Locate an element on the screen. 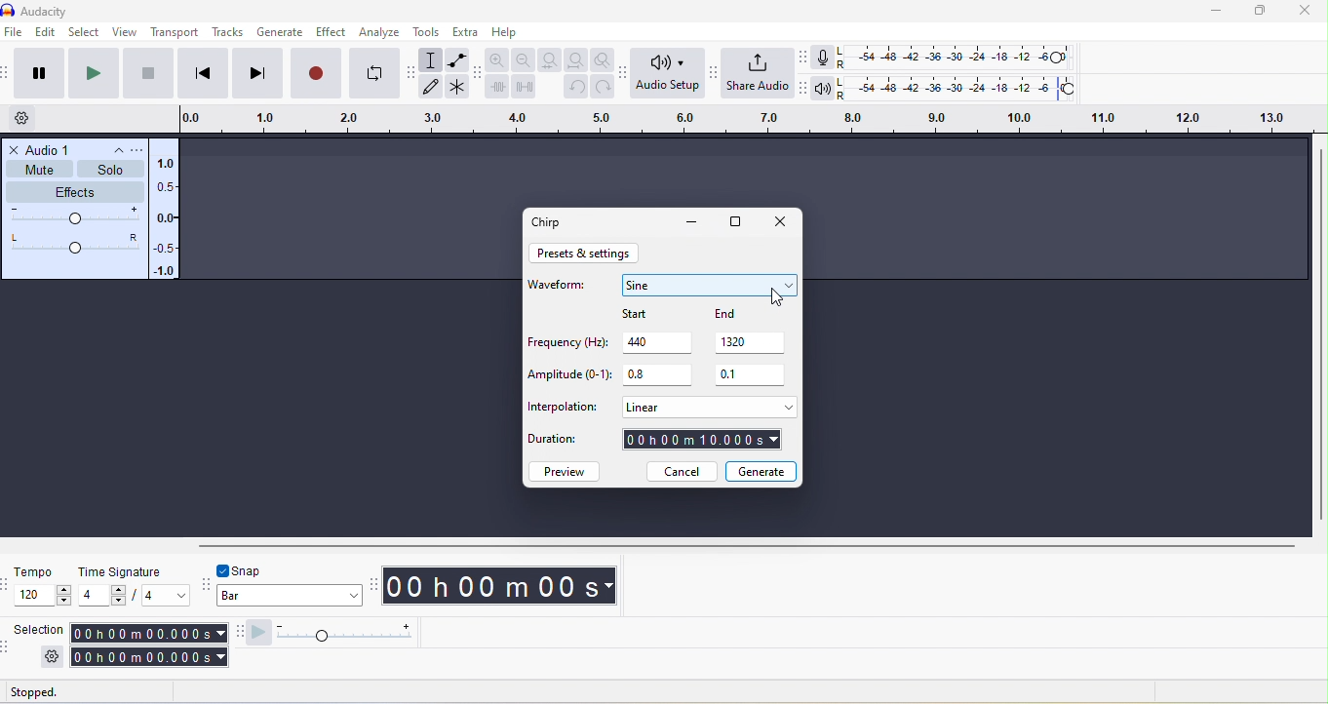 The image size is (1328, 704). interpolation: is located at coordinates (564, 408).